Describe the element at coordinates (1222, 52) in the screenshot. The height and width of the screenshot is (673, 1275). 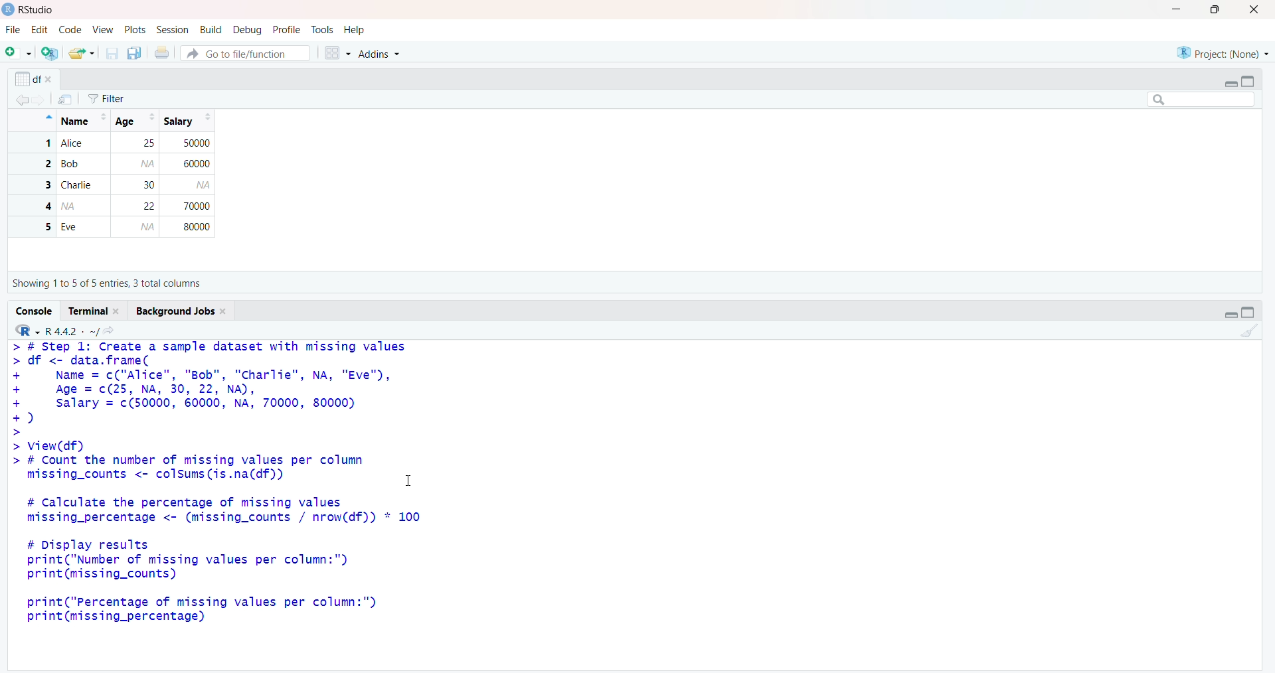
I see `Project (None)` at that location.